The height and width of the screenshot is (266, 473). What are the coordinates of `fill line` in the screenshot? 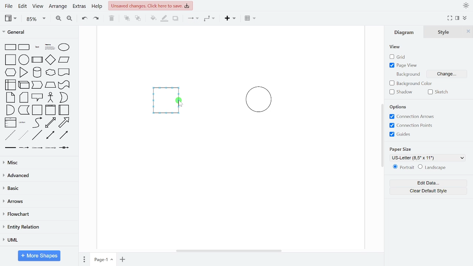 It's located at (164, 18).